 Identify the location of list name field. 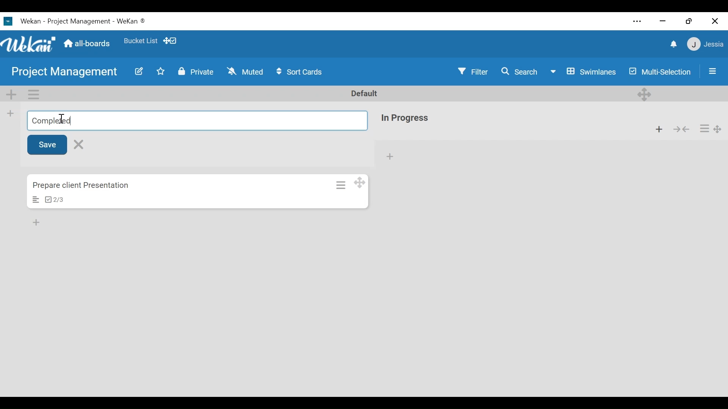
(196, 120).